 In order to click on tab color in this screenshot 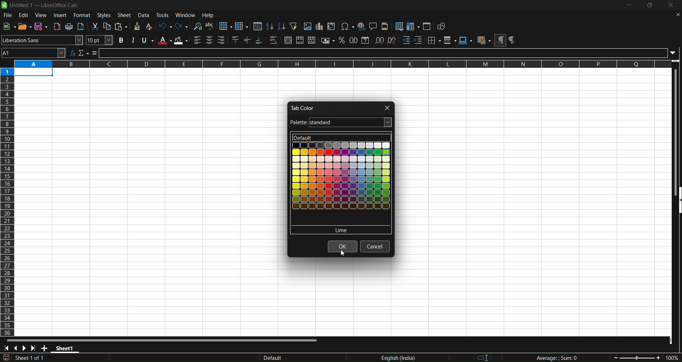, I will do `click(304, 108)`.